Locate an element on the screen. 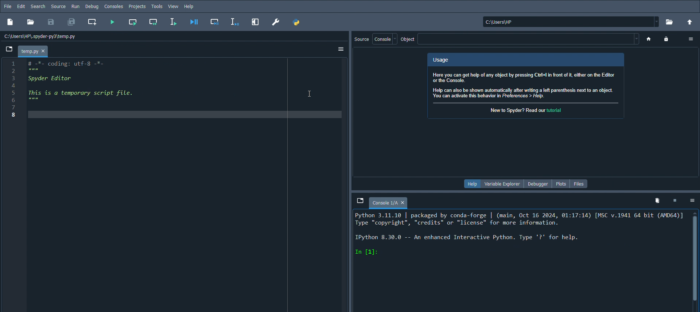 This screenshot has height=312, width=700. Run selection or current line is located at coordinates (173, 22).